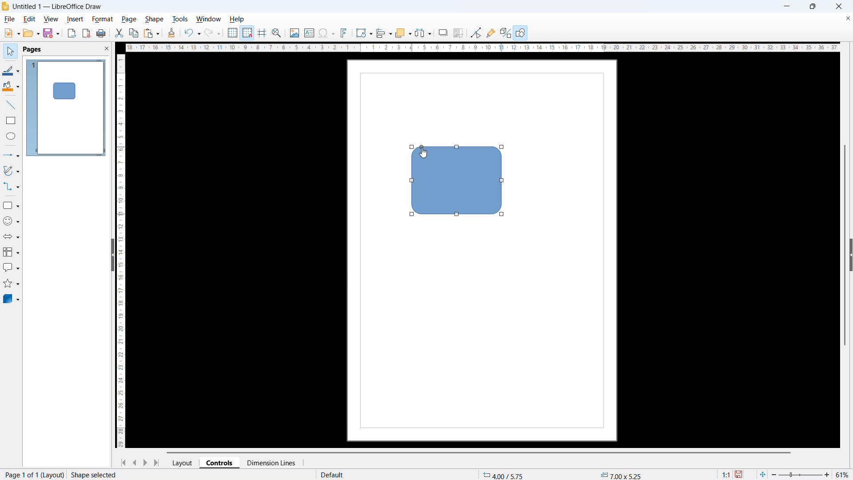 This screenshot has width=853, height=480. I want to click on Redo , so click(213, 33).